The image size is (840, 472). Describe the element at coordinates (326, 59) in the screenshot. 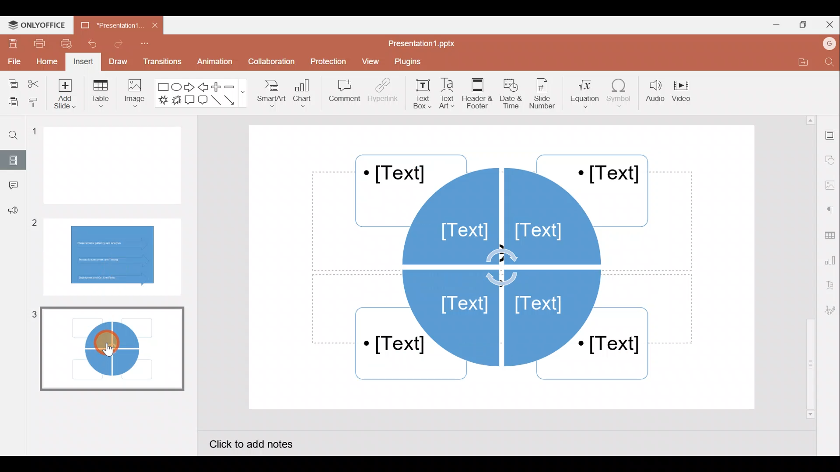

I see `Protection` at that location.